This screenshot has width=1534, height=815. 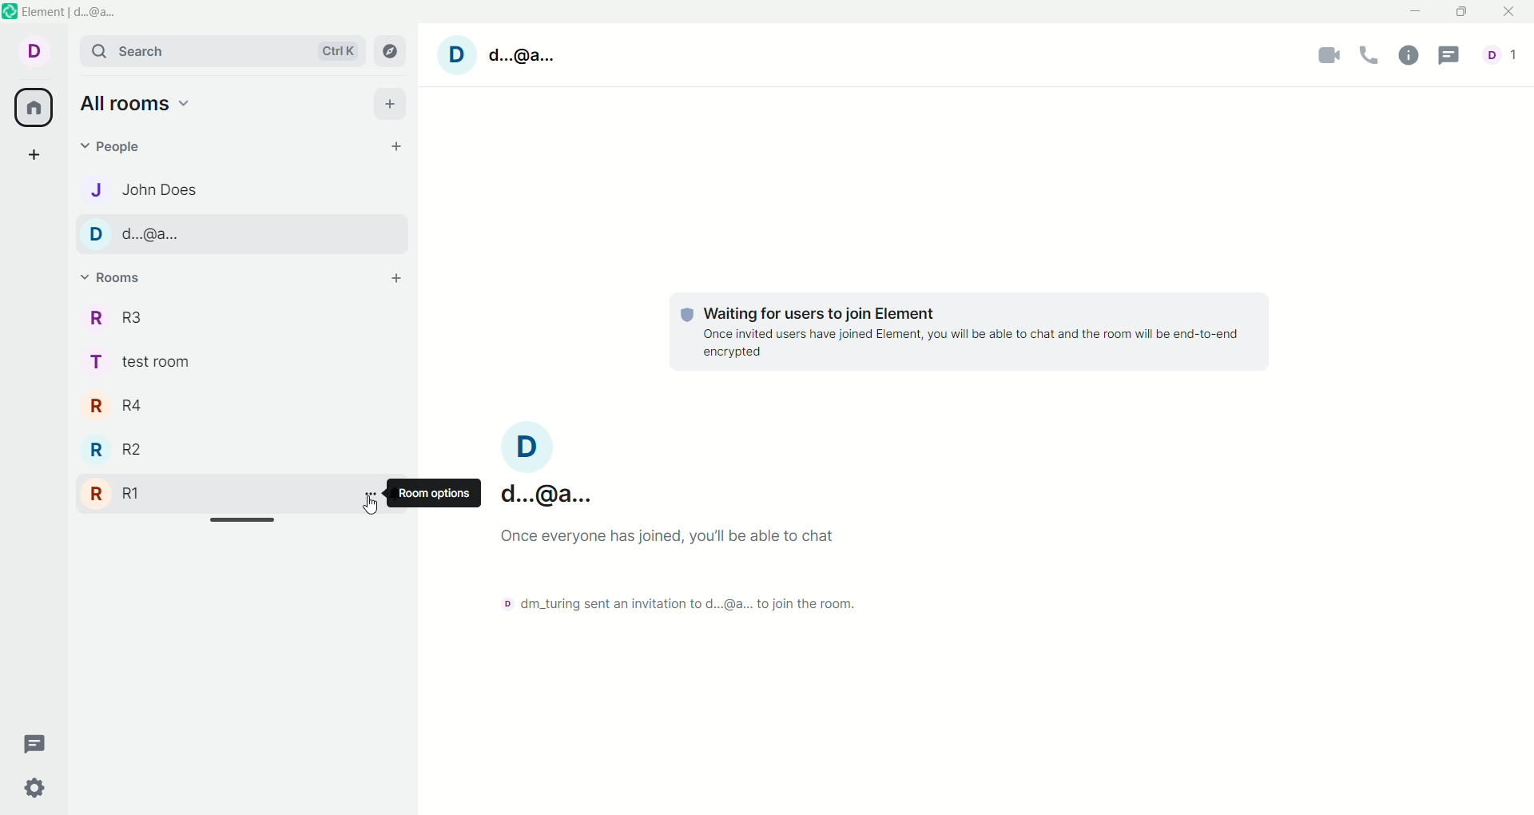 What do you see at coordinates (392, 145) in the screenshot?
I see `start chat` at bounding box center [392, 145].